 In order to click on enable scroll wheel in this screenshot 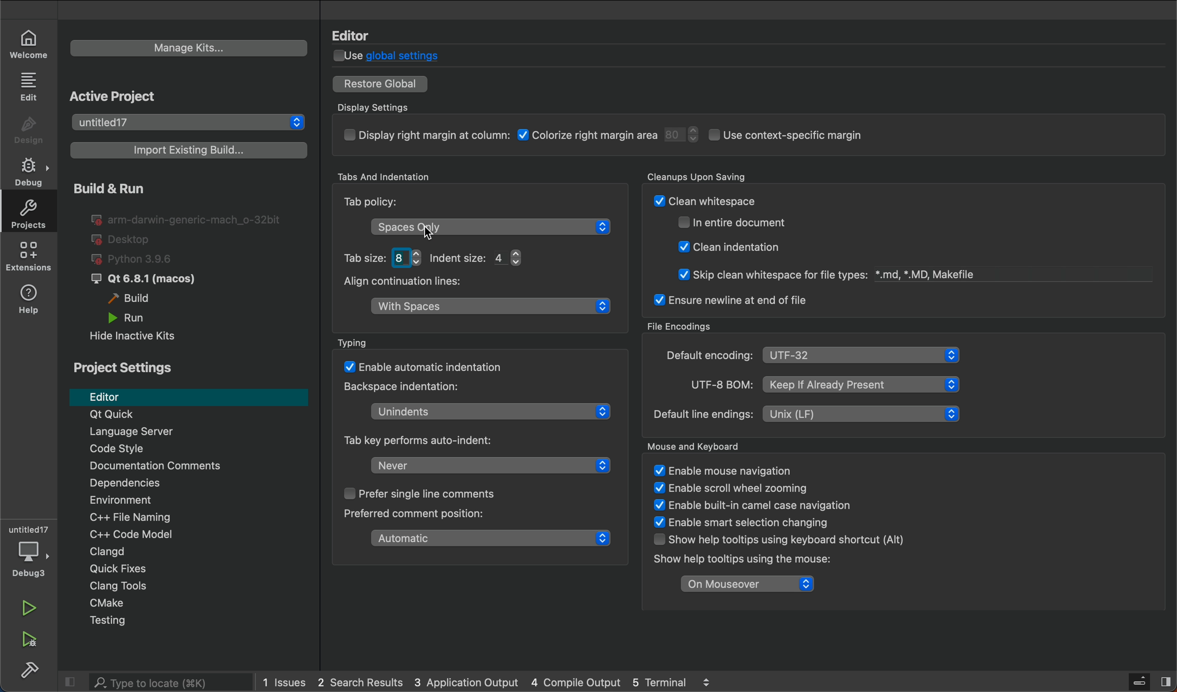, I will do `click(734, 489)`.